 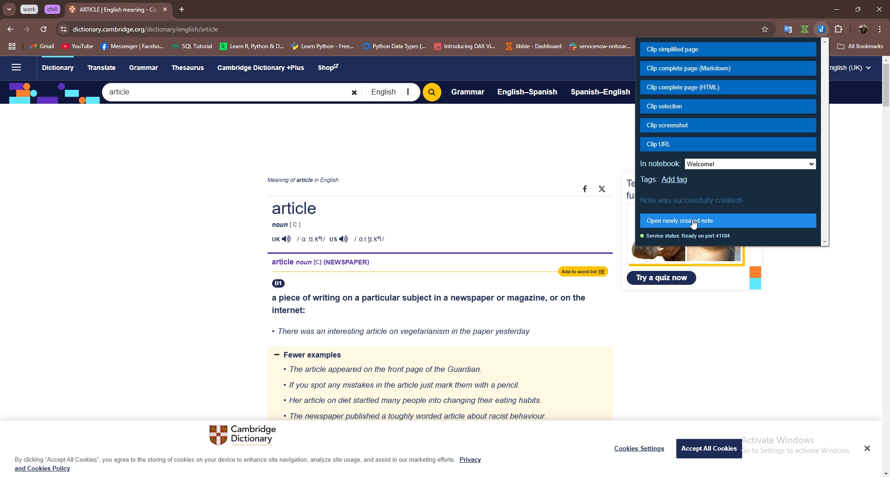 I want to click on clip selection, so click(x=728, y=107).